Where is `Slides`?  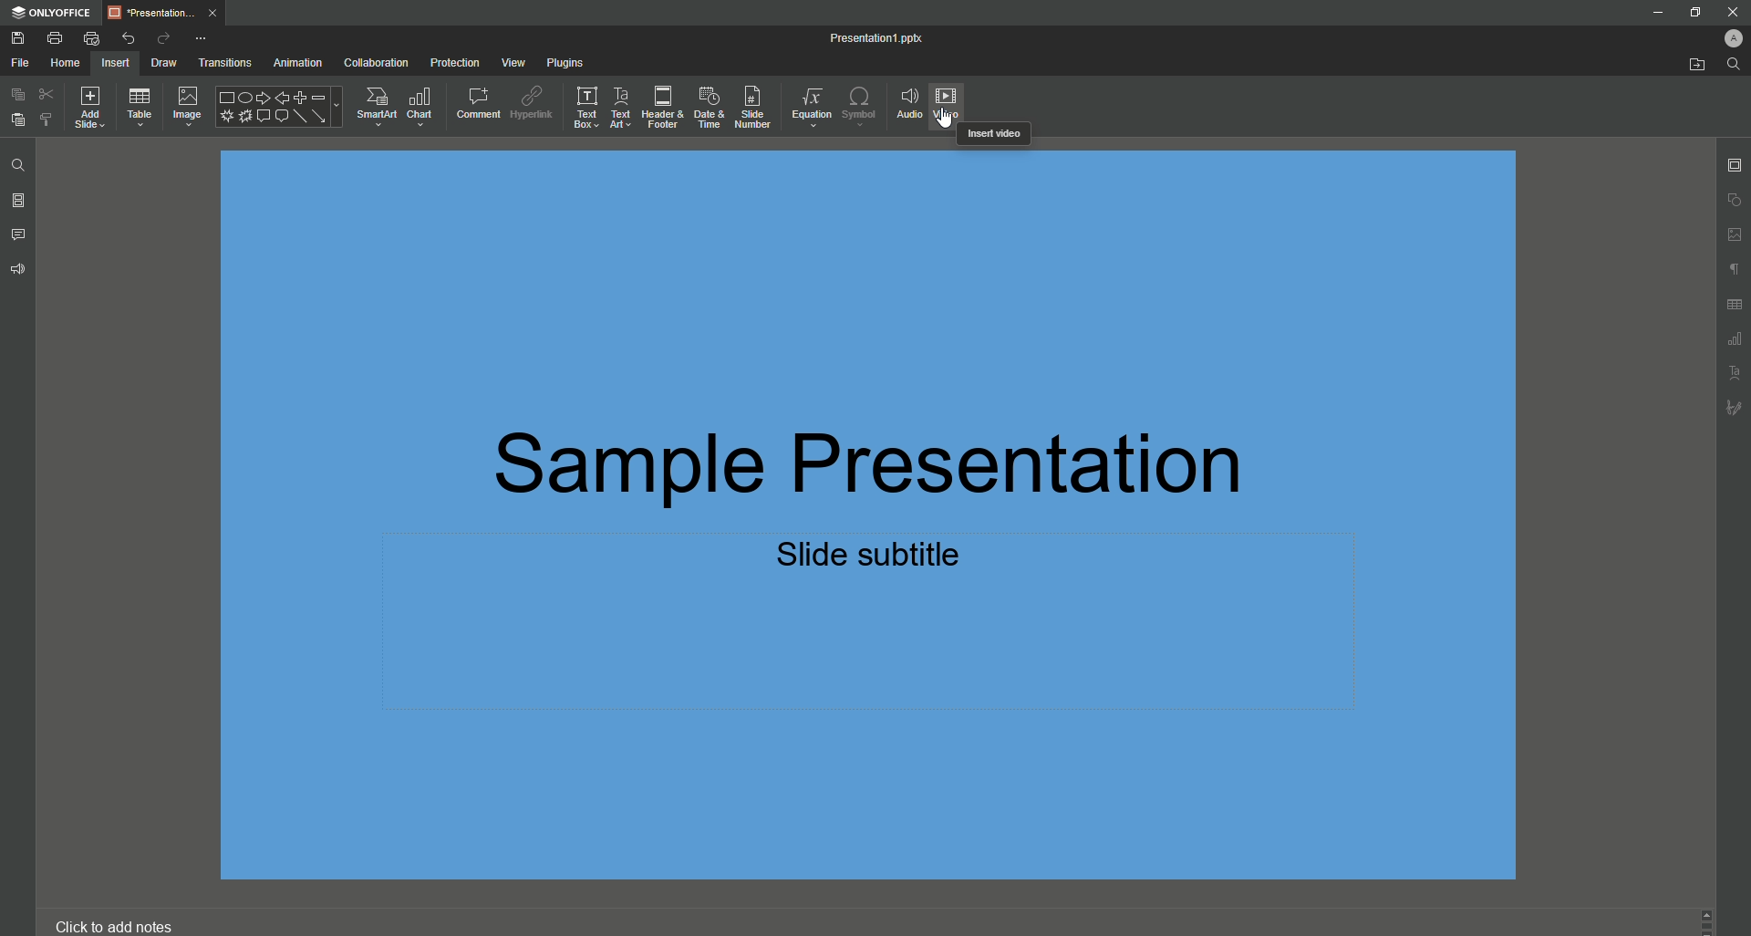 Slides is located at coordinates (20, 201).